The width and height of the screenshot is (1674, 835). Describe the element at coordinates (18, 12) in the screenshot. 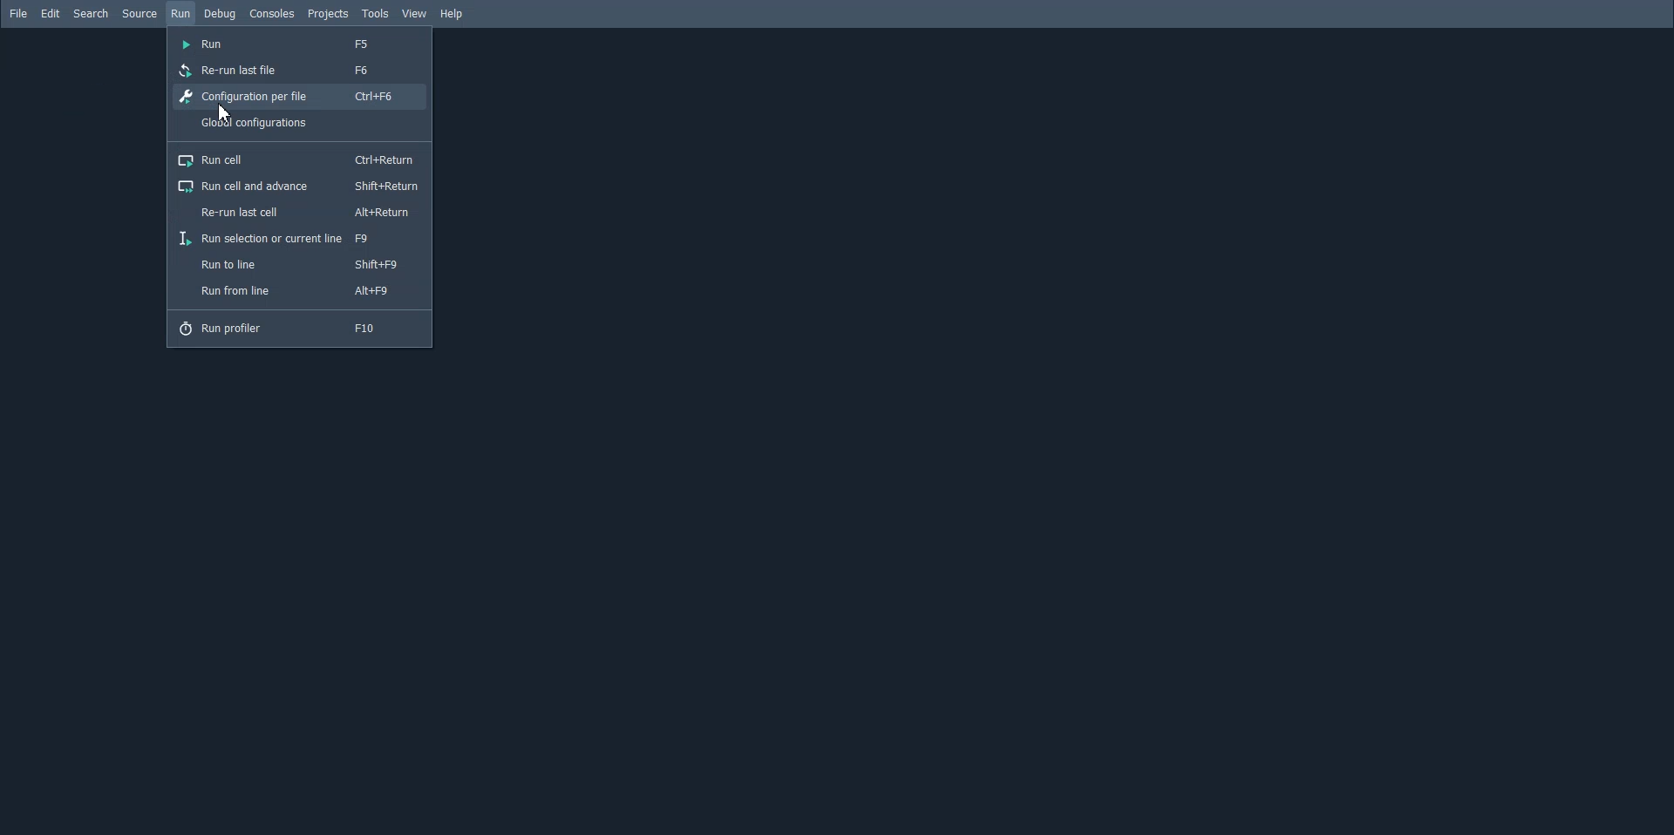

I see `File` at that location.